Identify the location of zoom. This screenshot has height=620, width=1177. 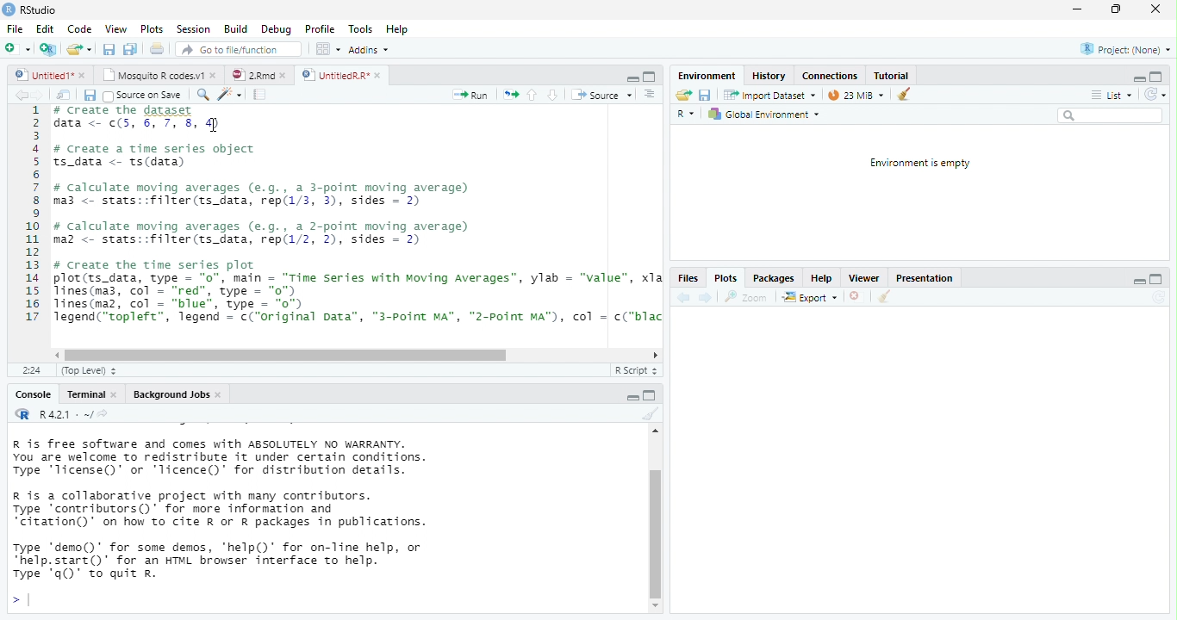
(749, 297).